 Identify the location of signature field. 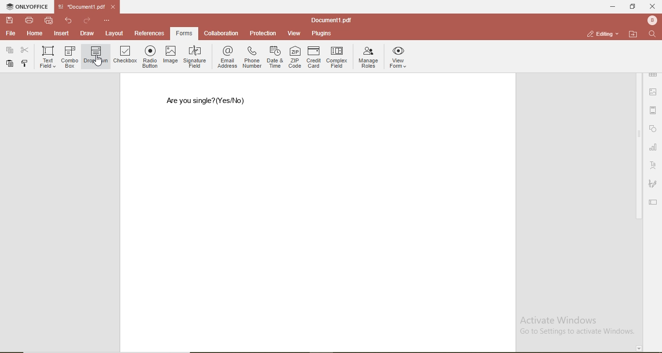
(194, 55).